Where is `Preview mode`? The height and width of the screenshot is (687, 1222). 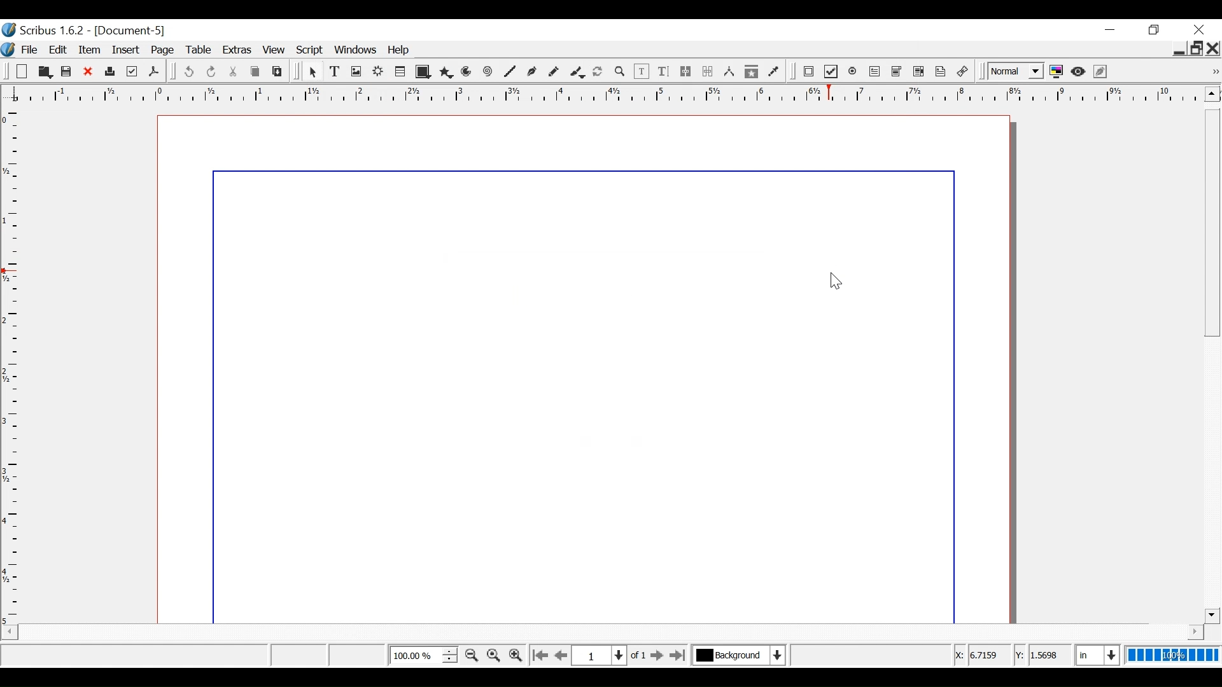 Preview mode is located at coordinates (1079, 72).